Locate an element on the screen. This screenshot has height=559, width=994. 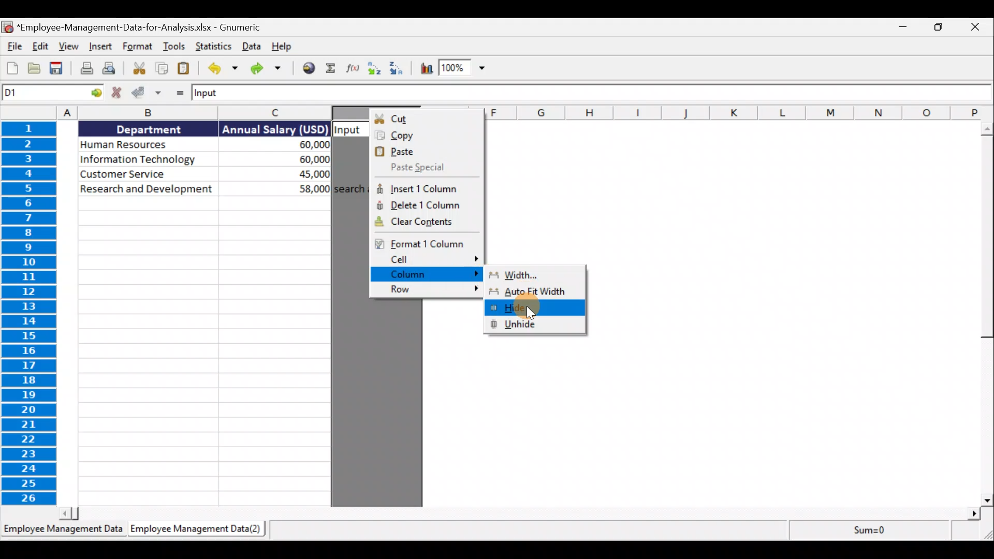
Maximise is located at coordinates (937, 26).